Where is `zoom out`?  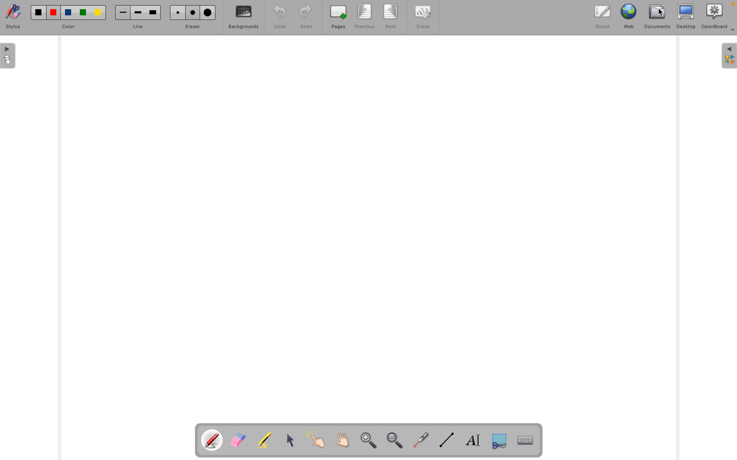 zoom out is located at coordinates (397, 442).